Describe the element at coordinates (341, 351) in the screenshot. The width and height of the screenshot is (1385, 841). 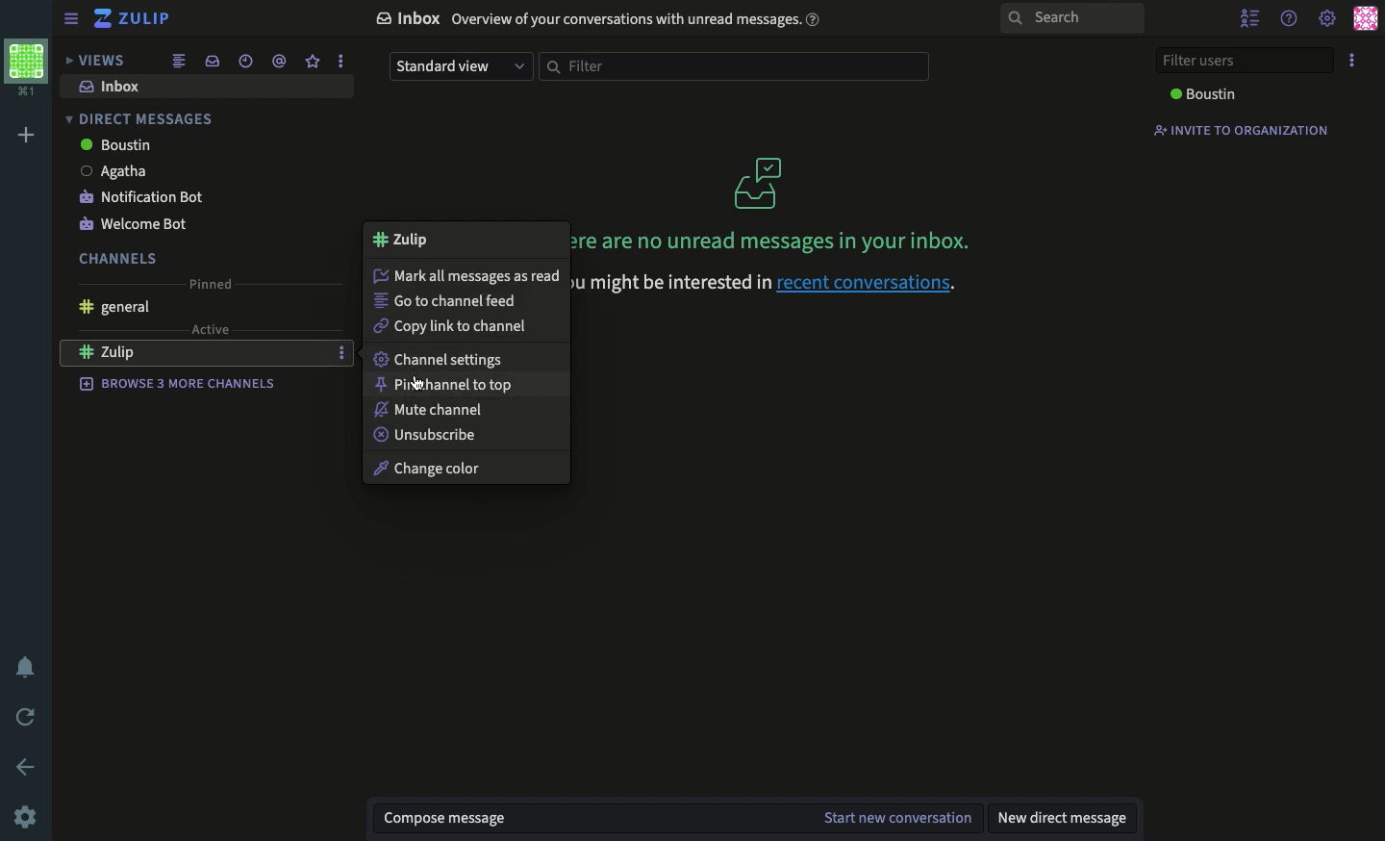
I see `options` at that location.